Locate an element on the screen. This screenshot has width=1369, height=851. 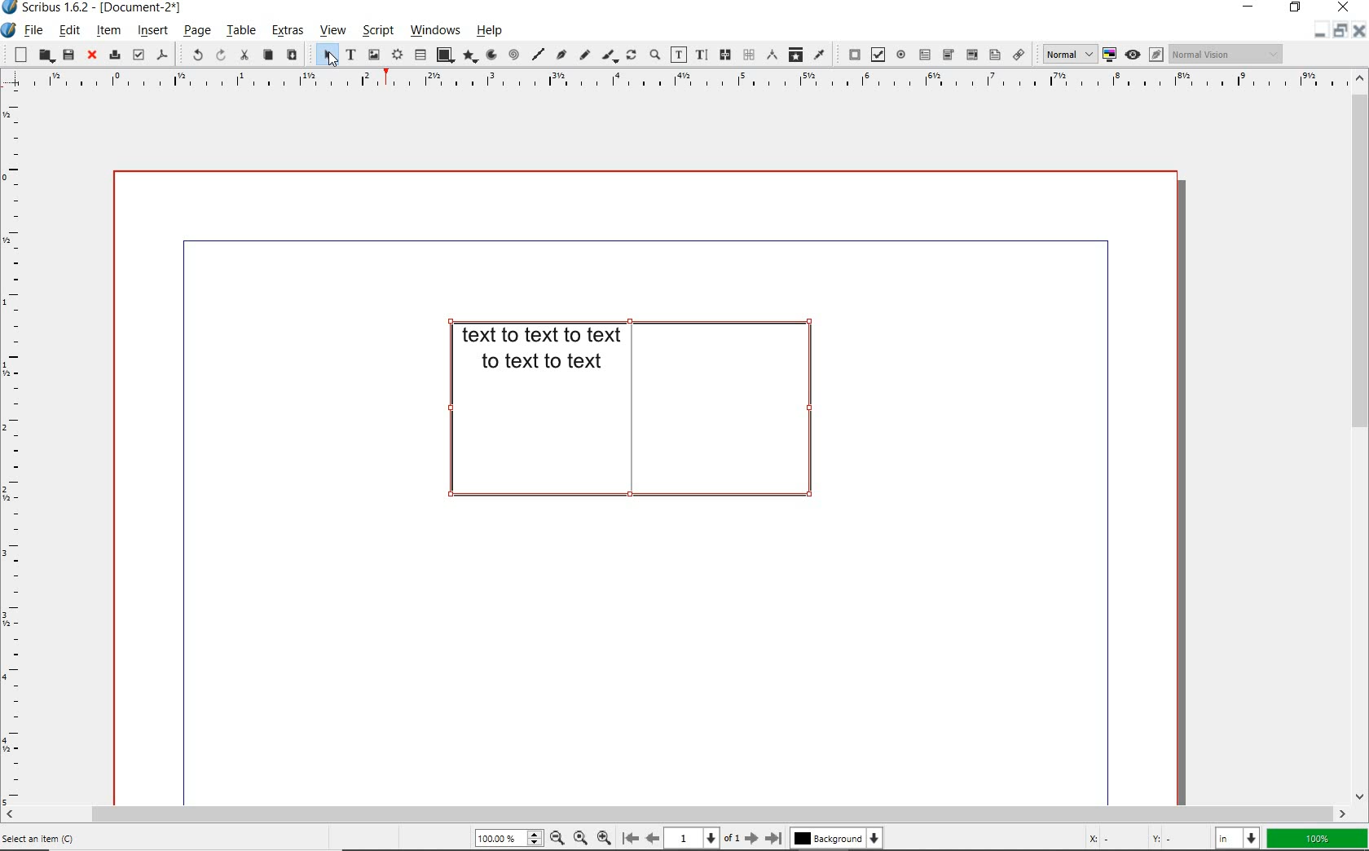
redo is located at coordinates (219, 55).